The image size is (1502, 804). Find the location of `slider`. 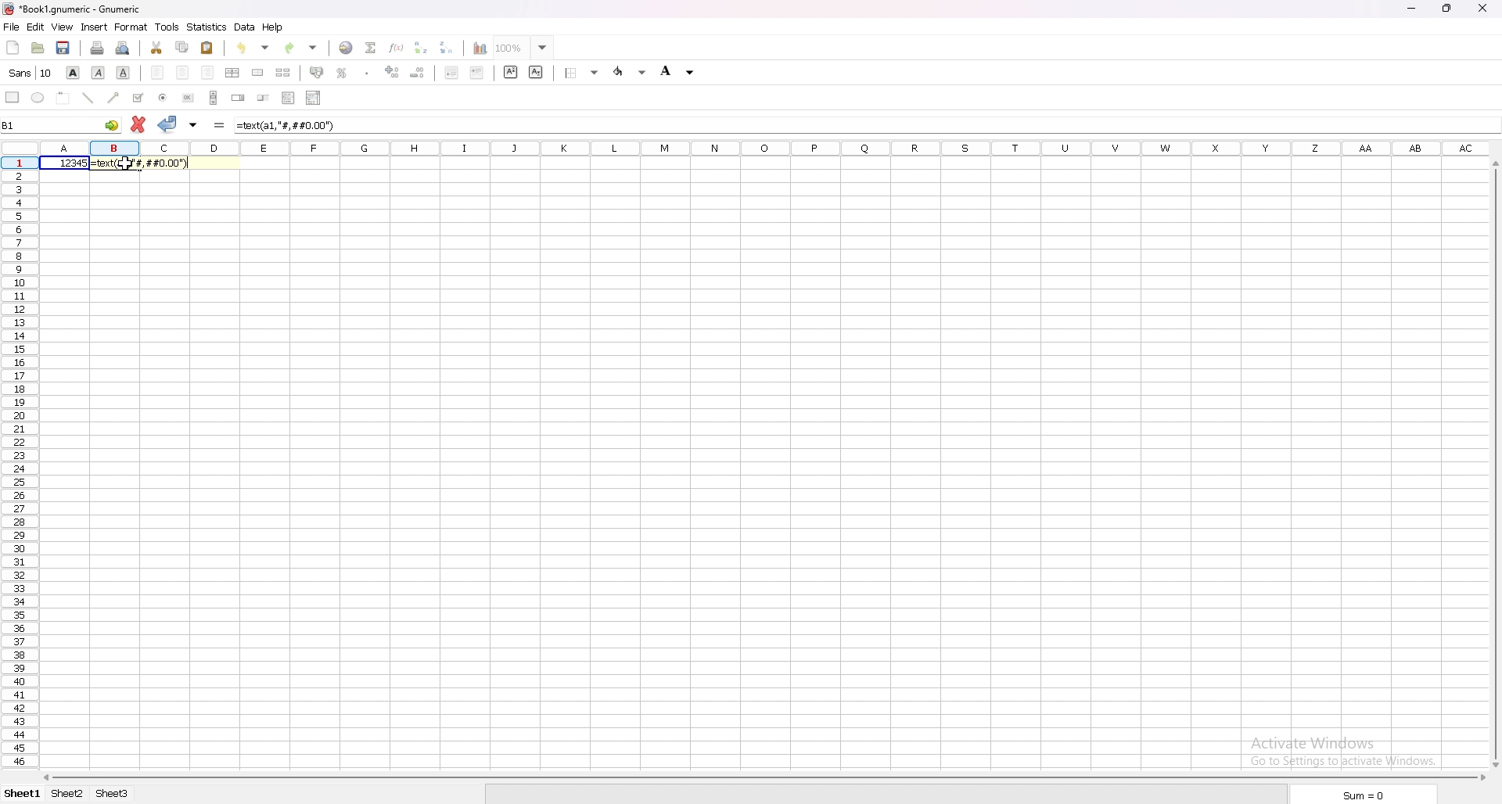

slider is located at coordinates (264, 97).